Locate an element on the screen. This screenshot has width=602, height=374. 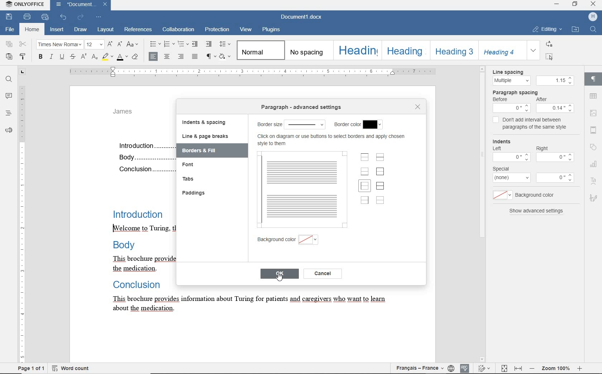
cut is located at coordinates (23, 44).